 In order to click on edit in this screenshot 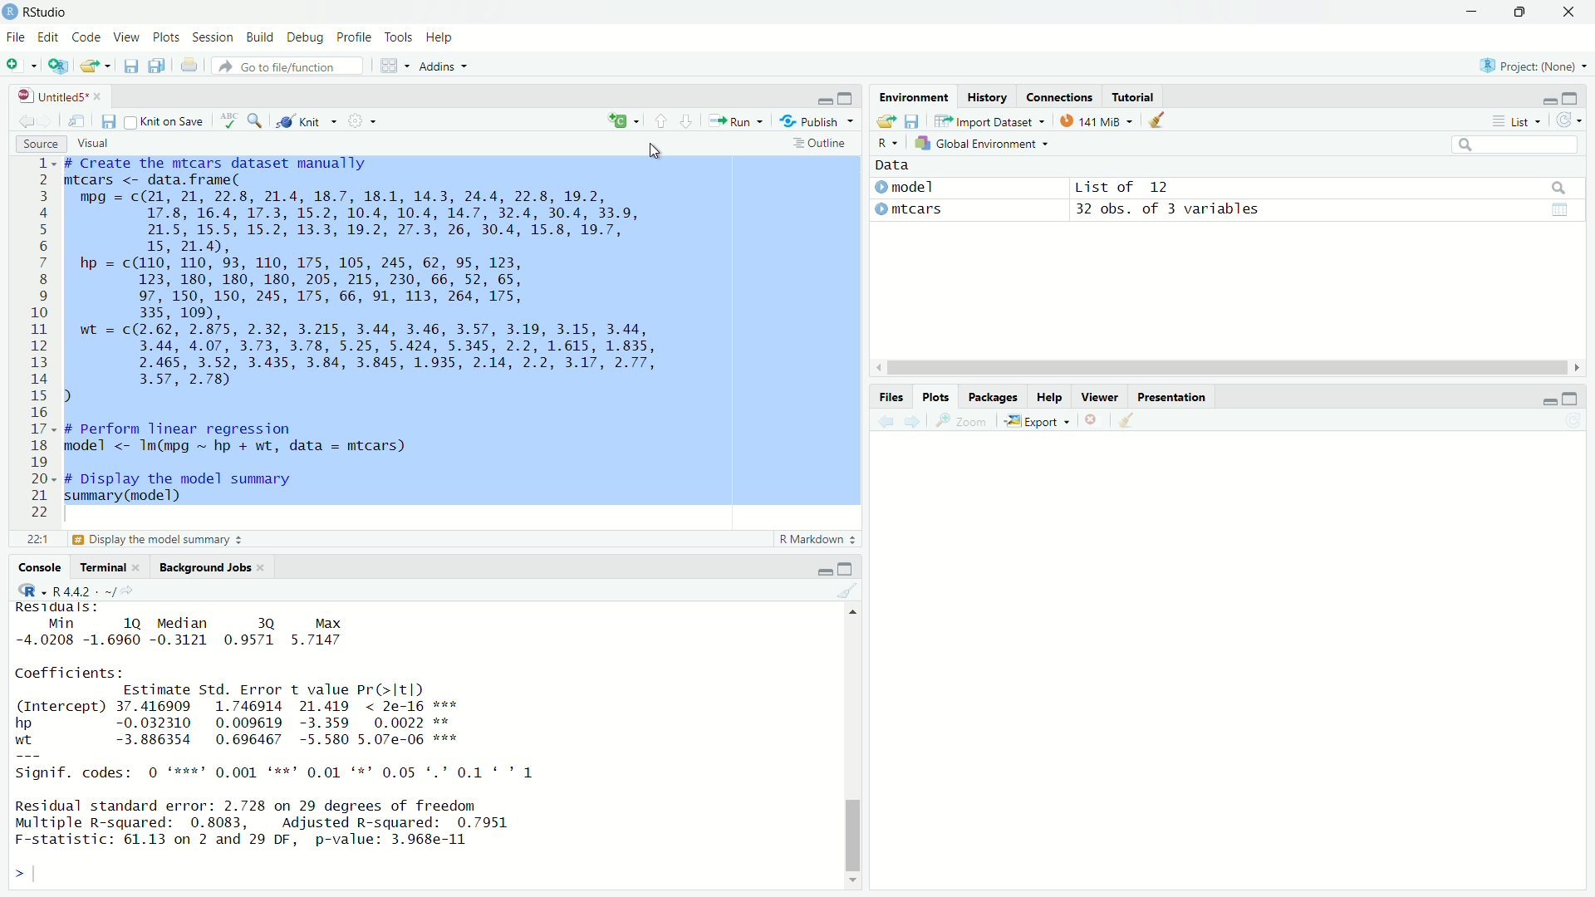, I will do `click(47, 37)`.